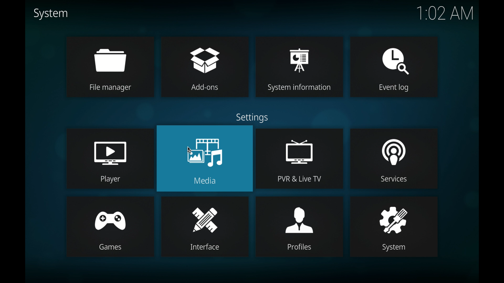 Image resolution: width=504 pixels, height=283 pixels. I want to click on Interface, so click(207, 248).